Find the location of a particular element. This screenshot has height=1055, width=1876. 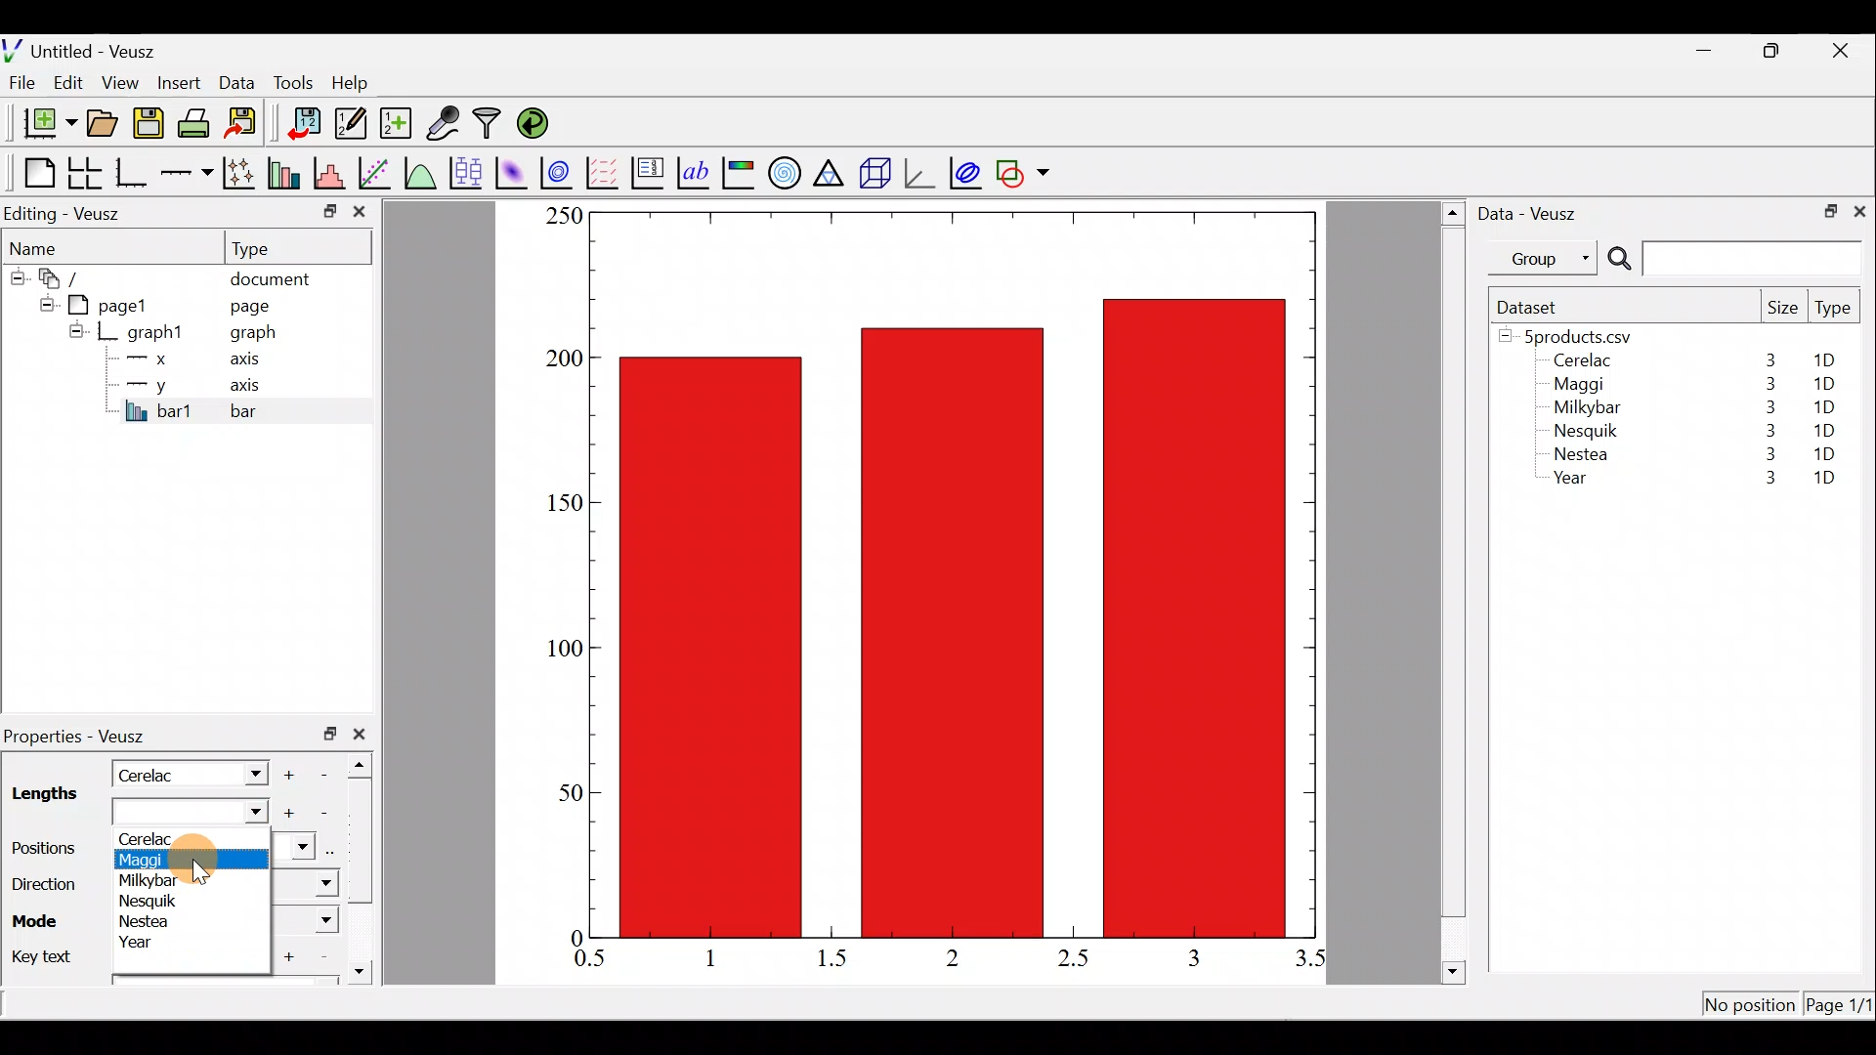

Ternary graph is located at coordinates (831, 170).